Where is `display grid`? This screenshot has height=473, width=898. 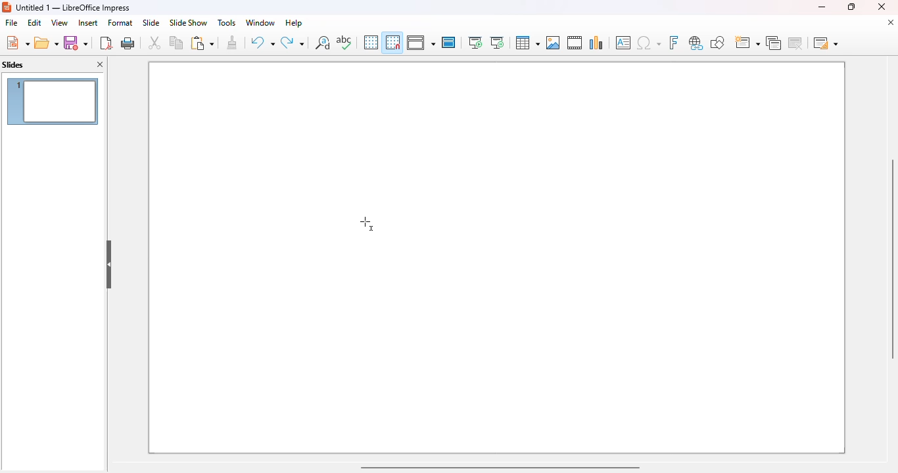
display grid is located at coordinates (370, 42).